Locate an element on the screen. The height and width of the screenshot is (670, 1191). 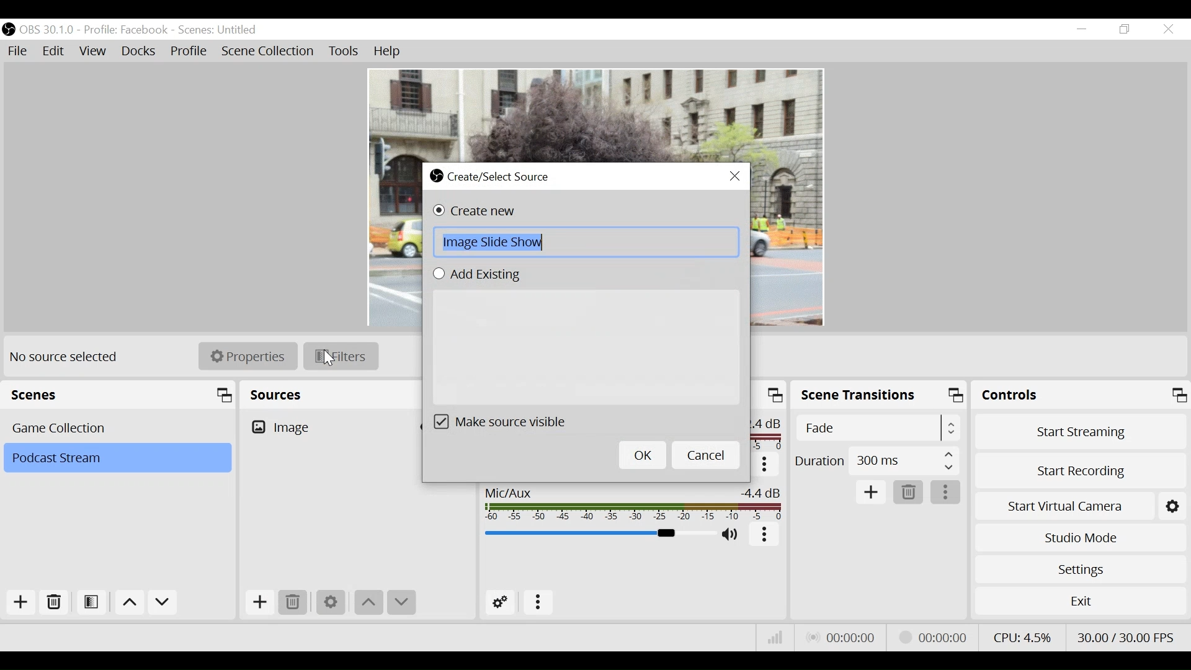
Edit is located at coordinates (55, 51).